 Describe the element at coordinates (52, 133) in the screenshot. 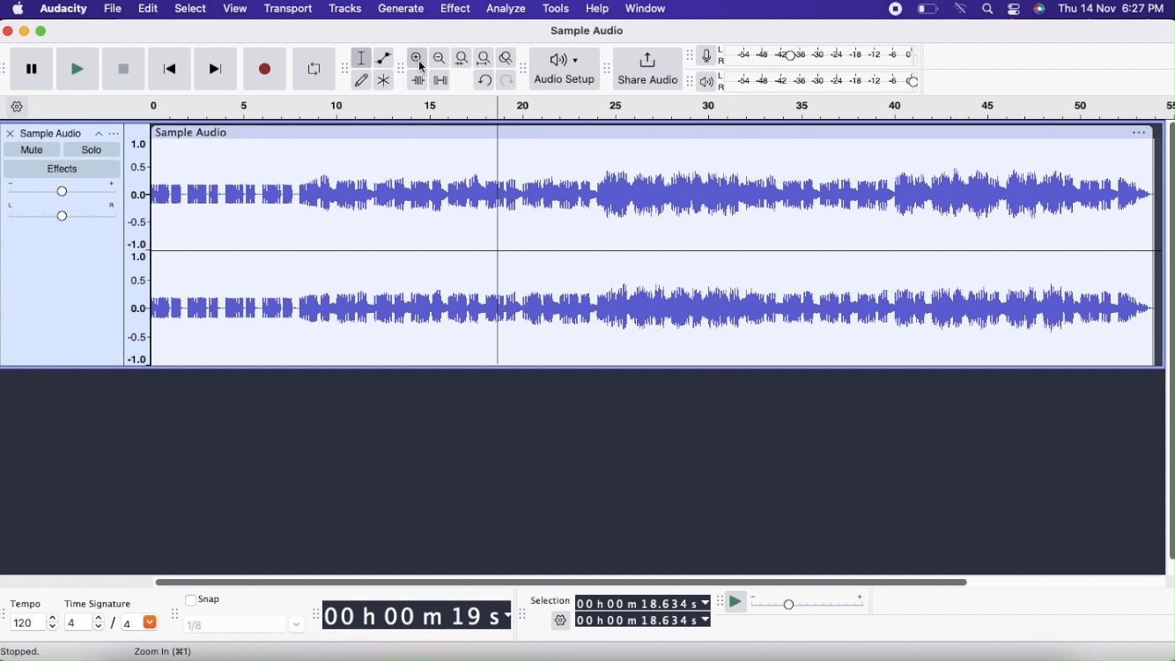

I see `Sample Audio` at that location.